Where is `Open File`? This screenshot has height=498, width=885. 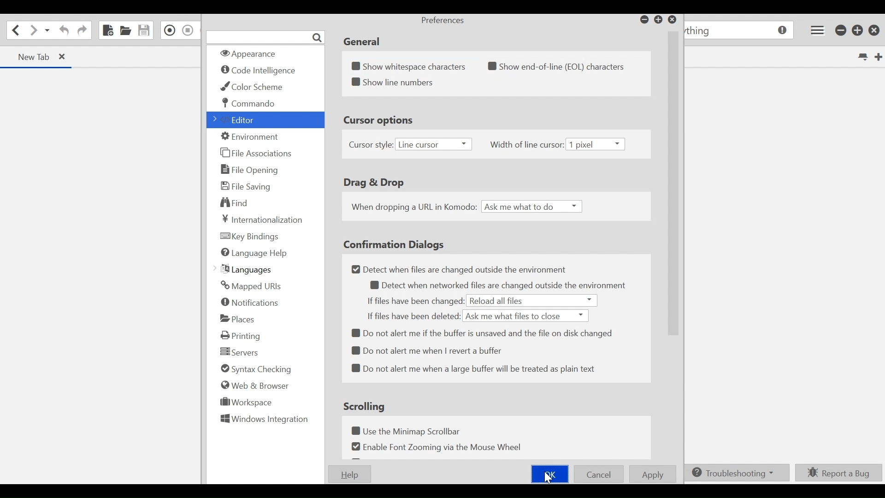 Open File is located at coordinates (125, 30).